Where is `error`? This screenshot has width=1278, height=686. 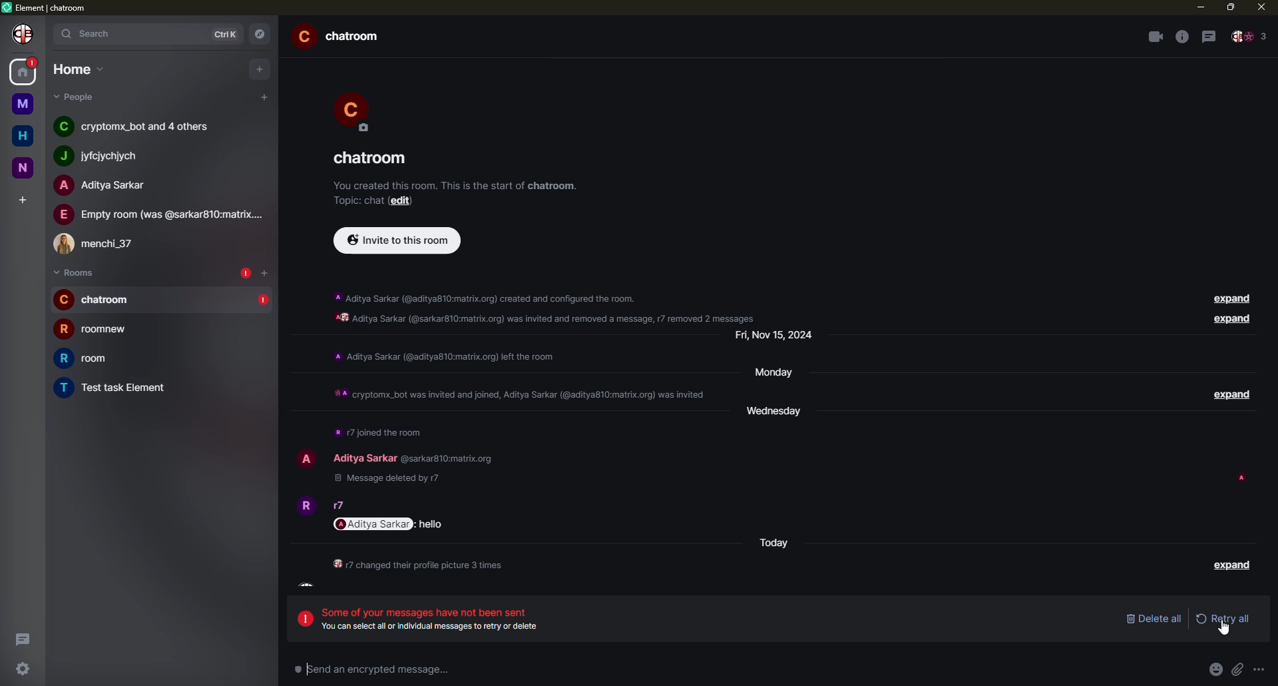
error is located at coordinates (244, 272).